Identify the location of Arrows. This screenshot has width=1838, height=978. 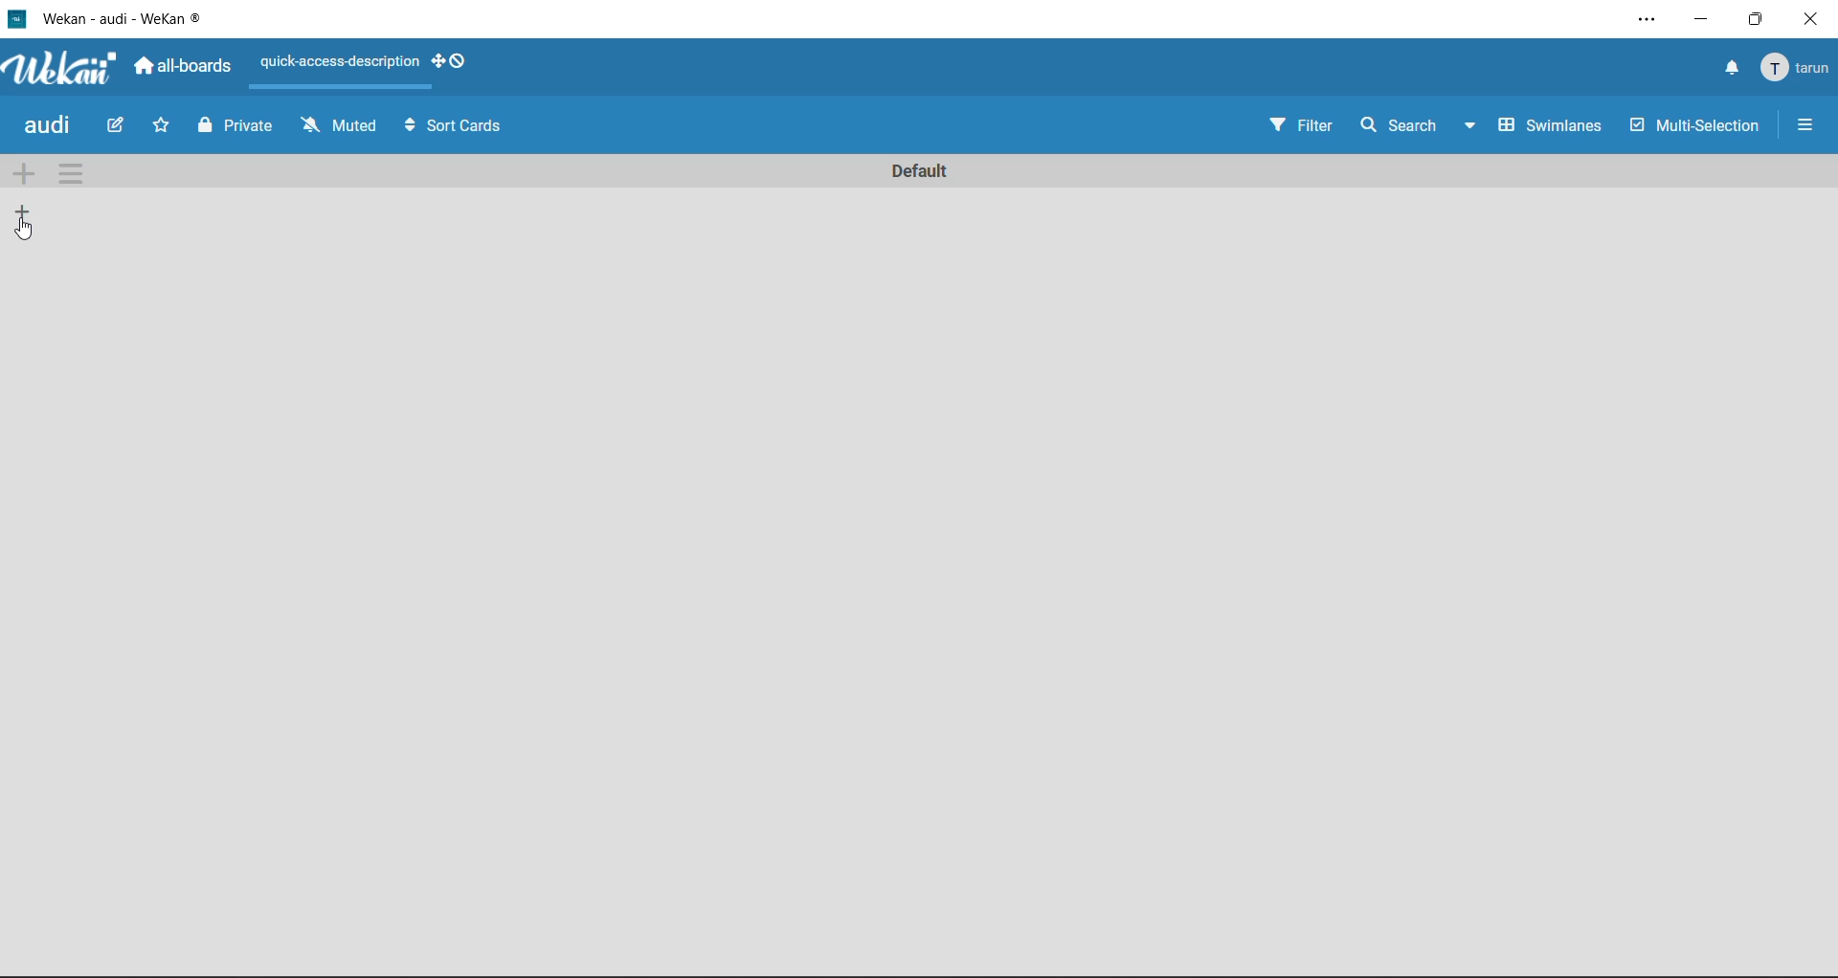
(406, 130).